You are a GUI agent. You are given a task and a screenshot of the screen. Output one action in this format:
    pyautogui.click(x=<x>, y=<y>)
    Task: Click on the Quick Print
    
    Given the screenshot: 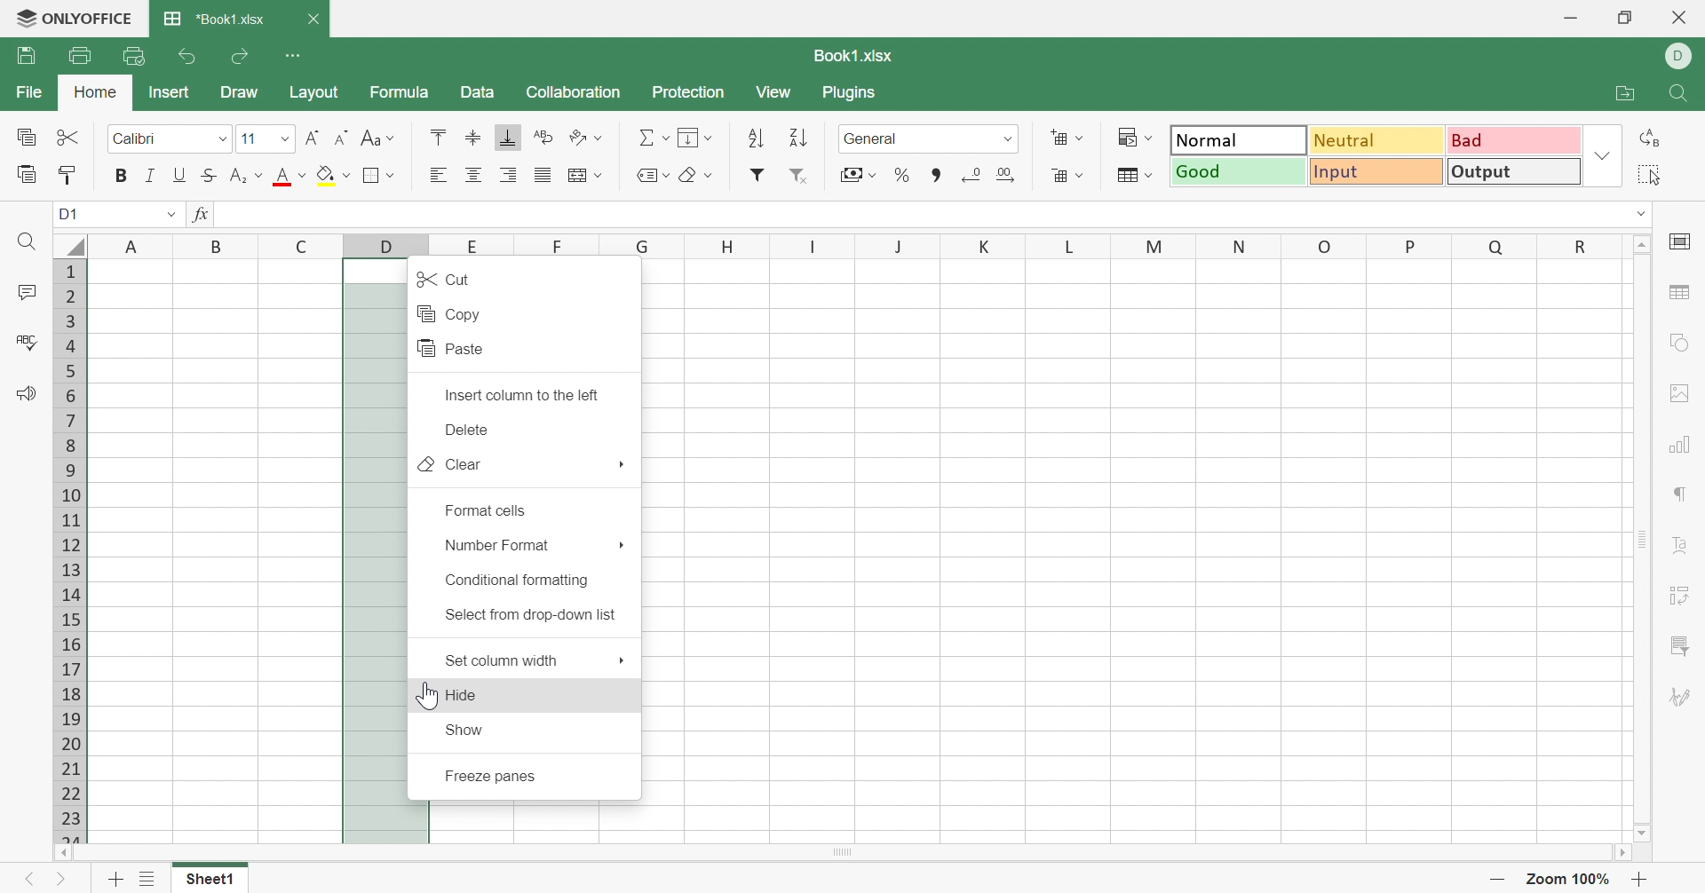 What is the action you would take?
    pyautogui.click(x=131, y=57)
    